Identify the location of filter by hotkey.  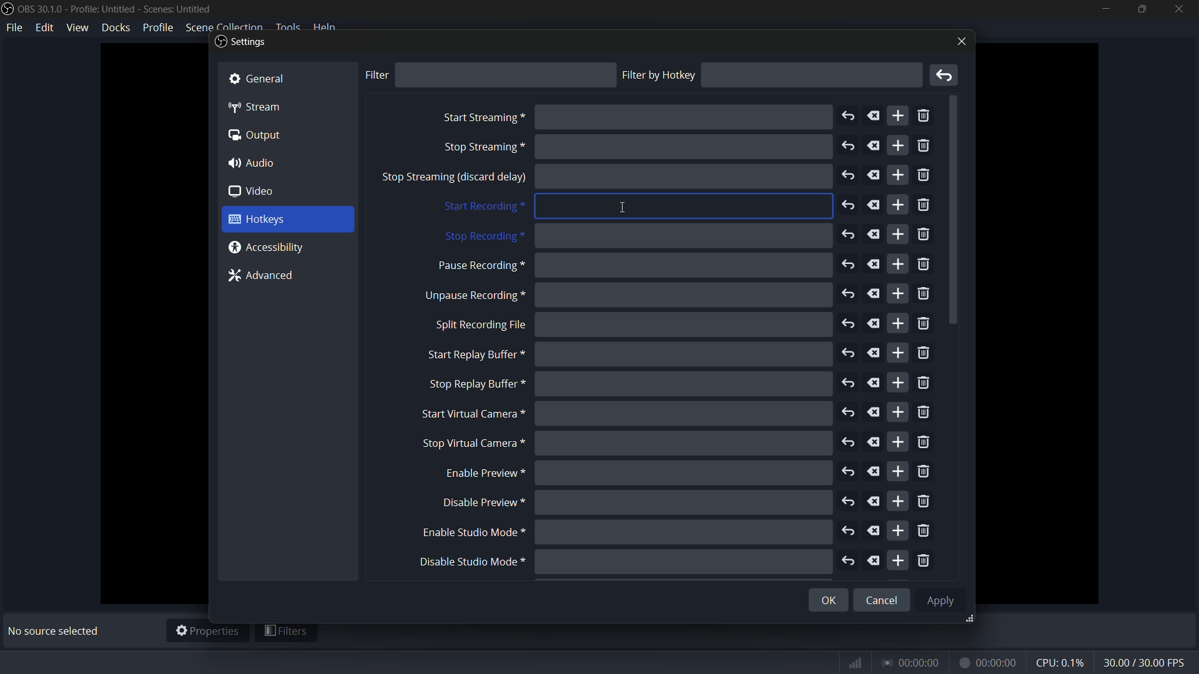
(659, 75).